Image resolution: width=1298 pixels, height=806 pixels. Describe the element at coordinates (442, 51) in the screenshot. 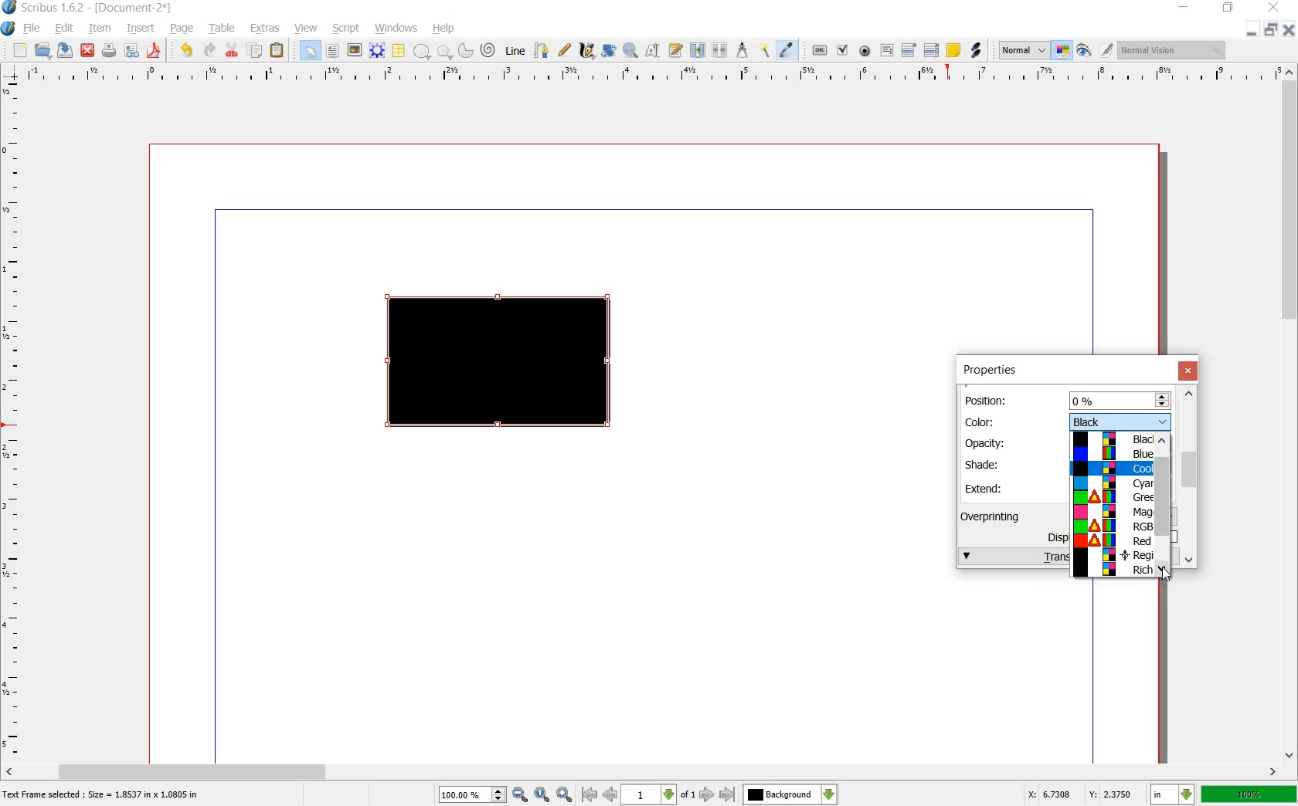

I see `polygon` at that location.